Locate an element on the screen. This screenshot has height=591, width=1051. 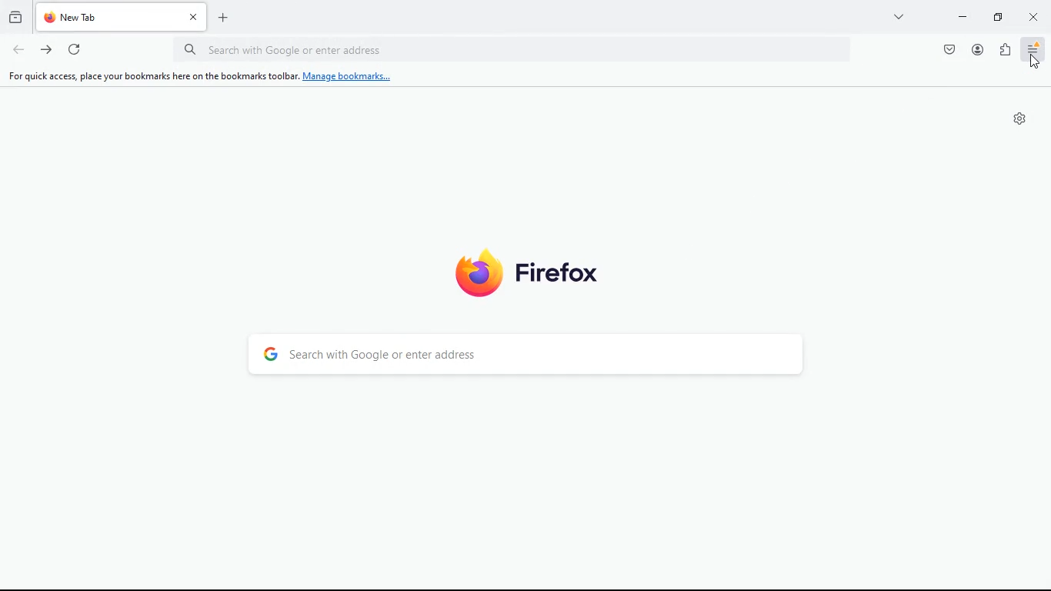
forward is located at coordinates (48, 52).